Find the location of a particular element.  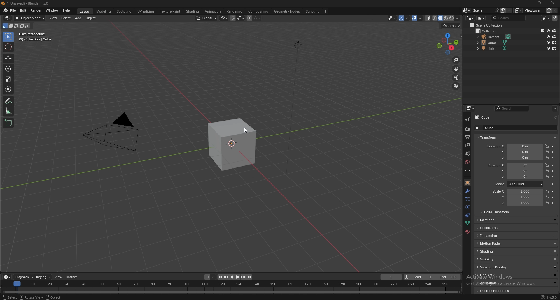

proportional editing object is located at coordinates (250, 18).